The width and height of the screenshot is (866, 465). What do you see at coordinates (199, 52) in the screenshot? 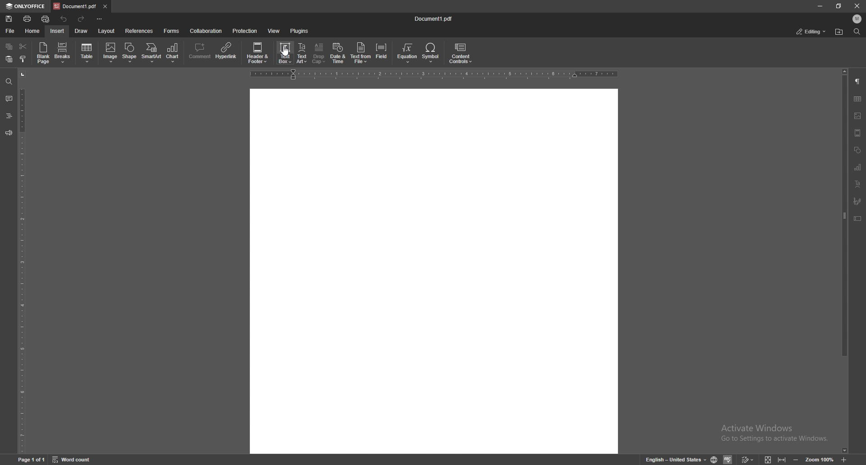
I see `comment` at bounding box center [199, 52].